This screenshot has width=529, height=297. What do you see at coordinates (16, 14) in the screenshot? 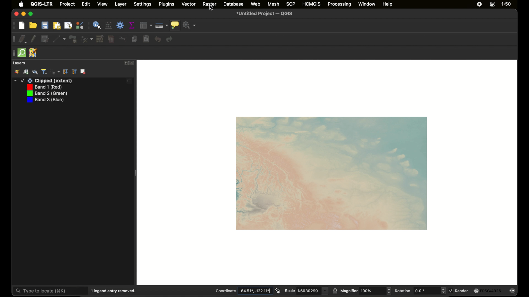
I see `close` at bounding box center [16, 14].